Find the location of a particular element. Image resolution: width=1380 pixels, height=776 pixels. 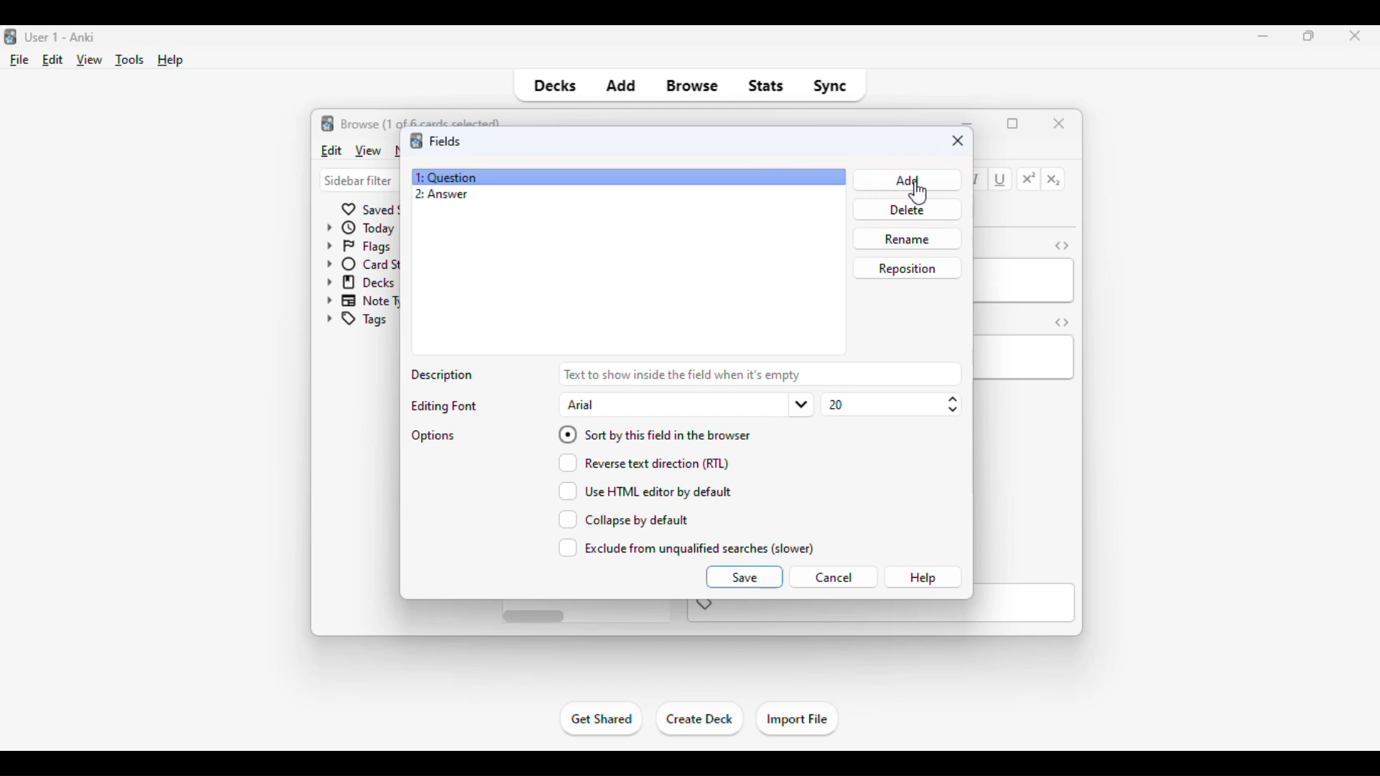

view is located at coordinates (90, 60).